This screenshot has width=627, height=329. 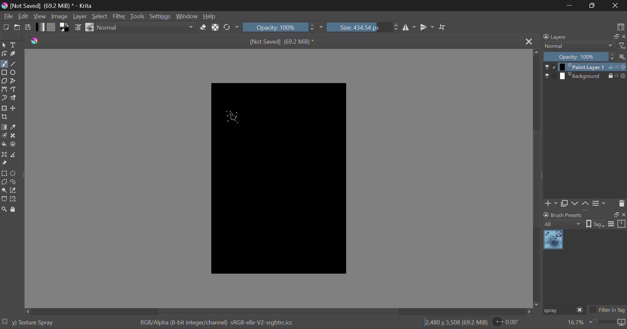 I want to click on Measurements, so click(x=12, y=155).